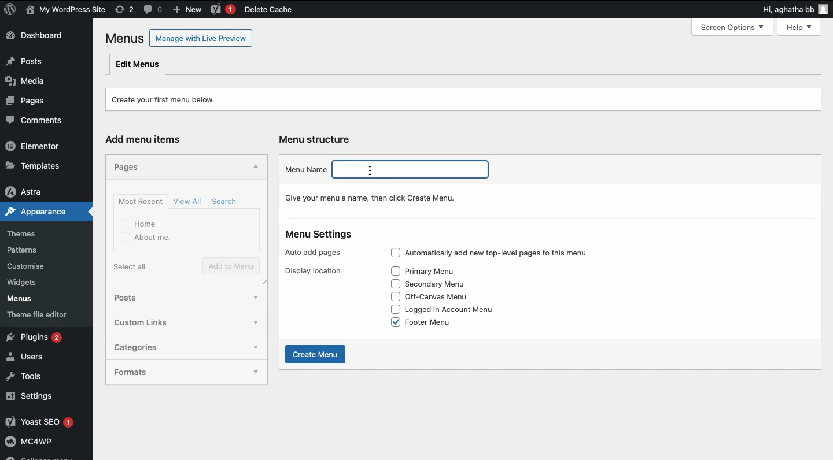  What do you see at coordinates (201, 38) in the screenshot?
I see `Manage with Live Preview` at bounding box center [201, 38].